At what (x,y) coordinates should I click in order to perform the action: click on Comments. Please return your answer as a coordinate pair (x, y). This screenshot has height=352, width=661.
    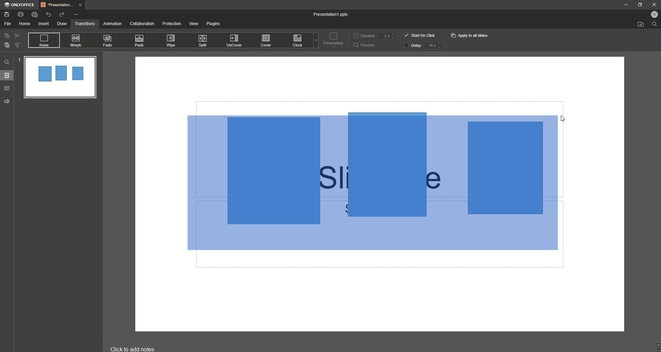
    Looking at the image, I should click on (8, 88).